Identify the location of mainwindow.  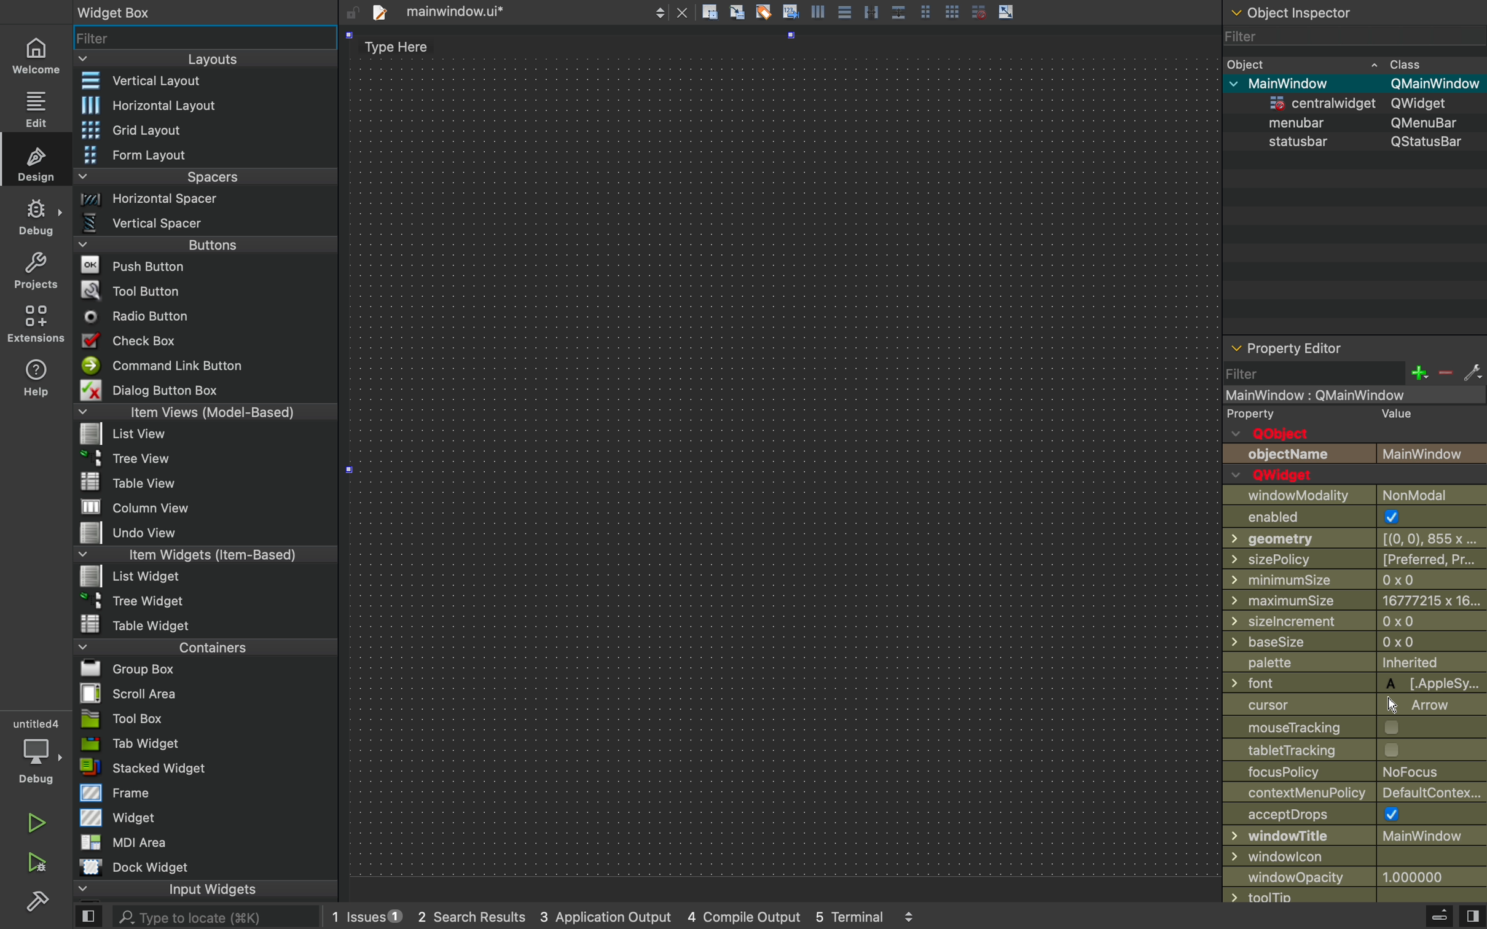
(1352, 396).